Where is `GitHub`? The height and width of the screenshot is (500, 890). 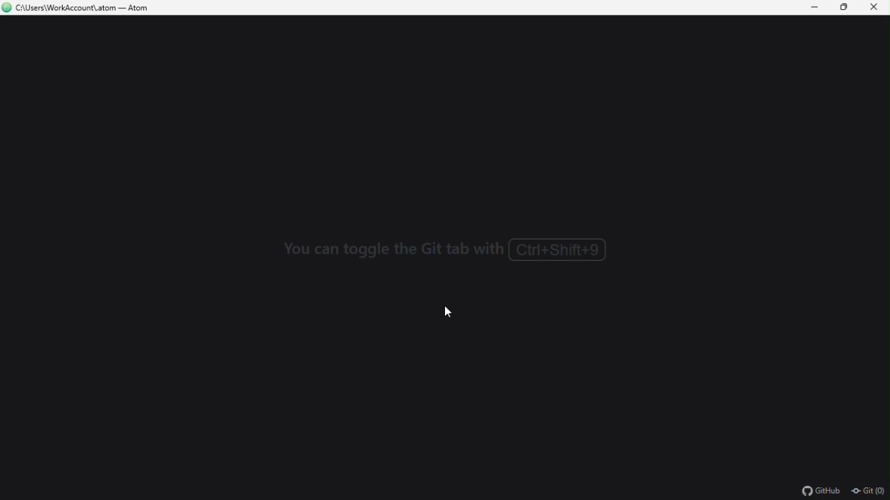
GitHub is located at coordinates (820, 490).